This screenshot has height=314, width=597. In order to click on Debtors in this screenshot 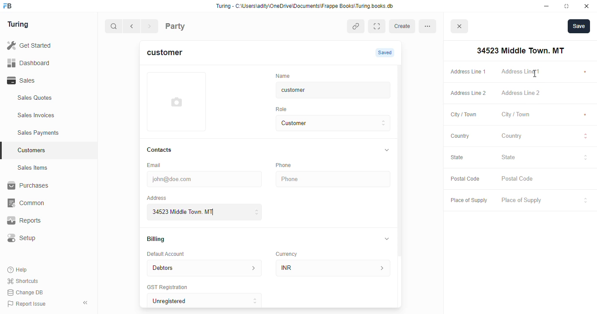, I will do `click(204, 267)`.